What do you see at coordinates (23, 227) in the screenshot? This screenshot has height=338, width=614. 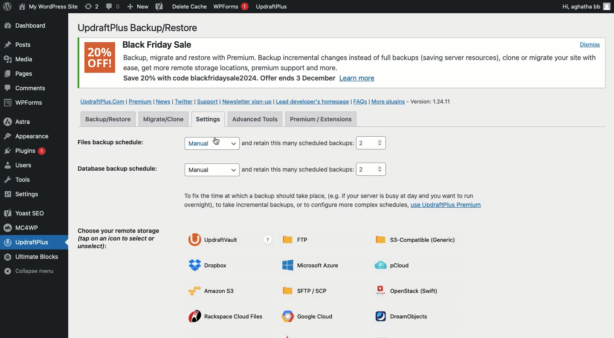 I see `MC4WP` at bounding box center [23, 227].